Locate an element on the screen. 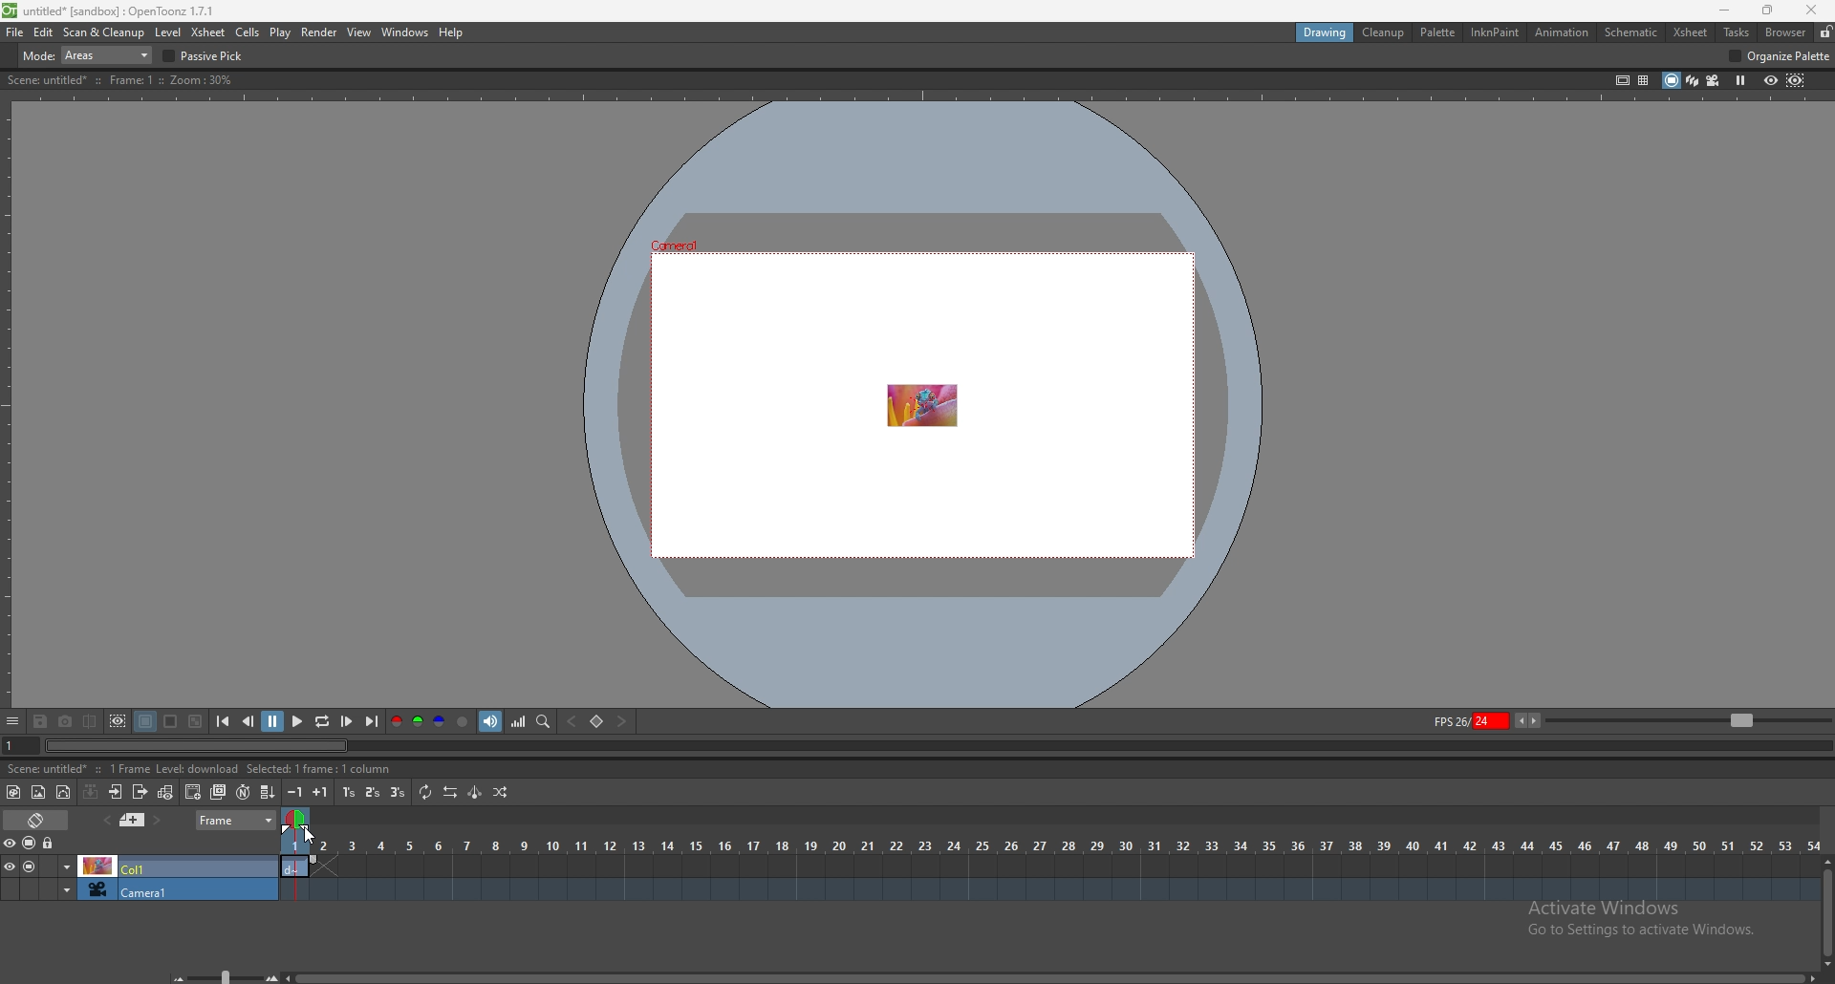  new raster level` is located at coordinates (38, 792).